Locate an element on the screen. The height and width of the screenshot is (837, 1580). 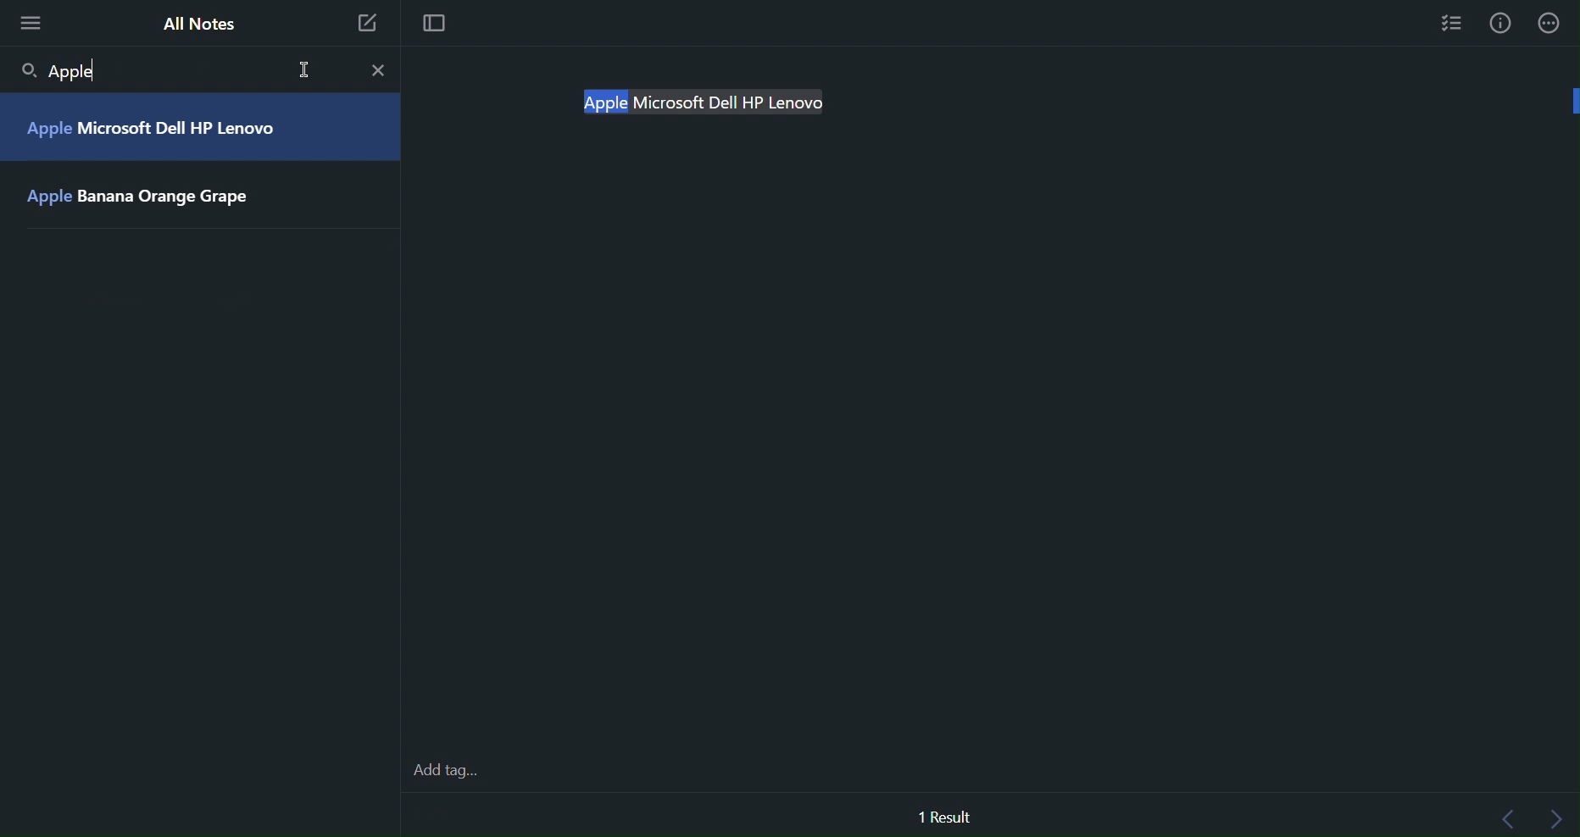
Back is located at coordinates (1510, 818).